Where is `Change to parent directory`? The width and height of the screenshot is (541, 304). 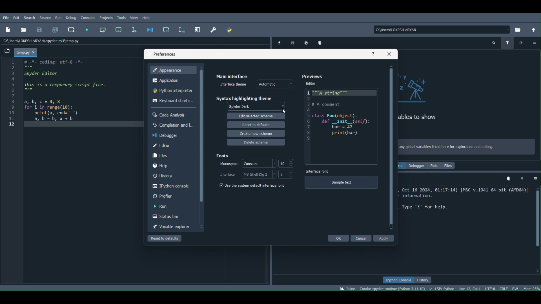 Change to parent directory is located at coordinates (534, 29).